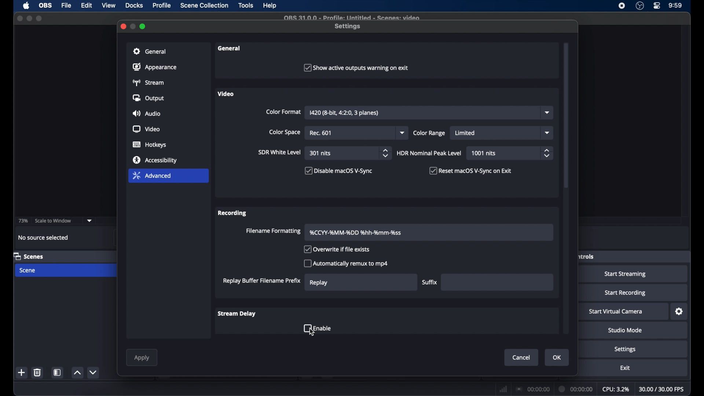 This screenshot has height=396, width=704. Describe the element at coordinates (43, 237) in the screenshot. I see `no source selected ` at that location.